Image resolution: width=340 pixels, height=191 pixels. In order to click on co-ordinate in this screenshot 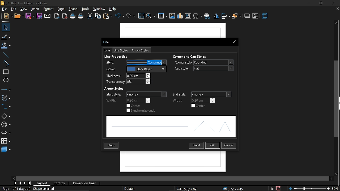, I will do `click(187, 189)`.